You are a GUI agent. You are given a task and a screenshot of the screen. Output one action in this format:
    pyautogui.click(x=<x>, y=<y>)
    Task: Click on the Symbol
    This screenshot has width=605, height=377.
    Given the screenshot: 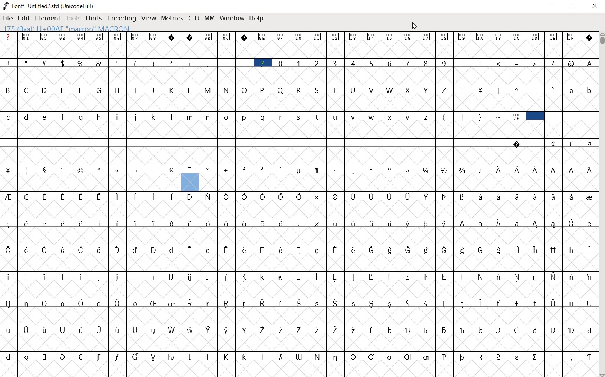 What is the action you would take?
    pyautogui.click(x=155, y=223)
    